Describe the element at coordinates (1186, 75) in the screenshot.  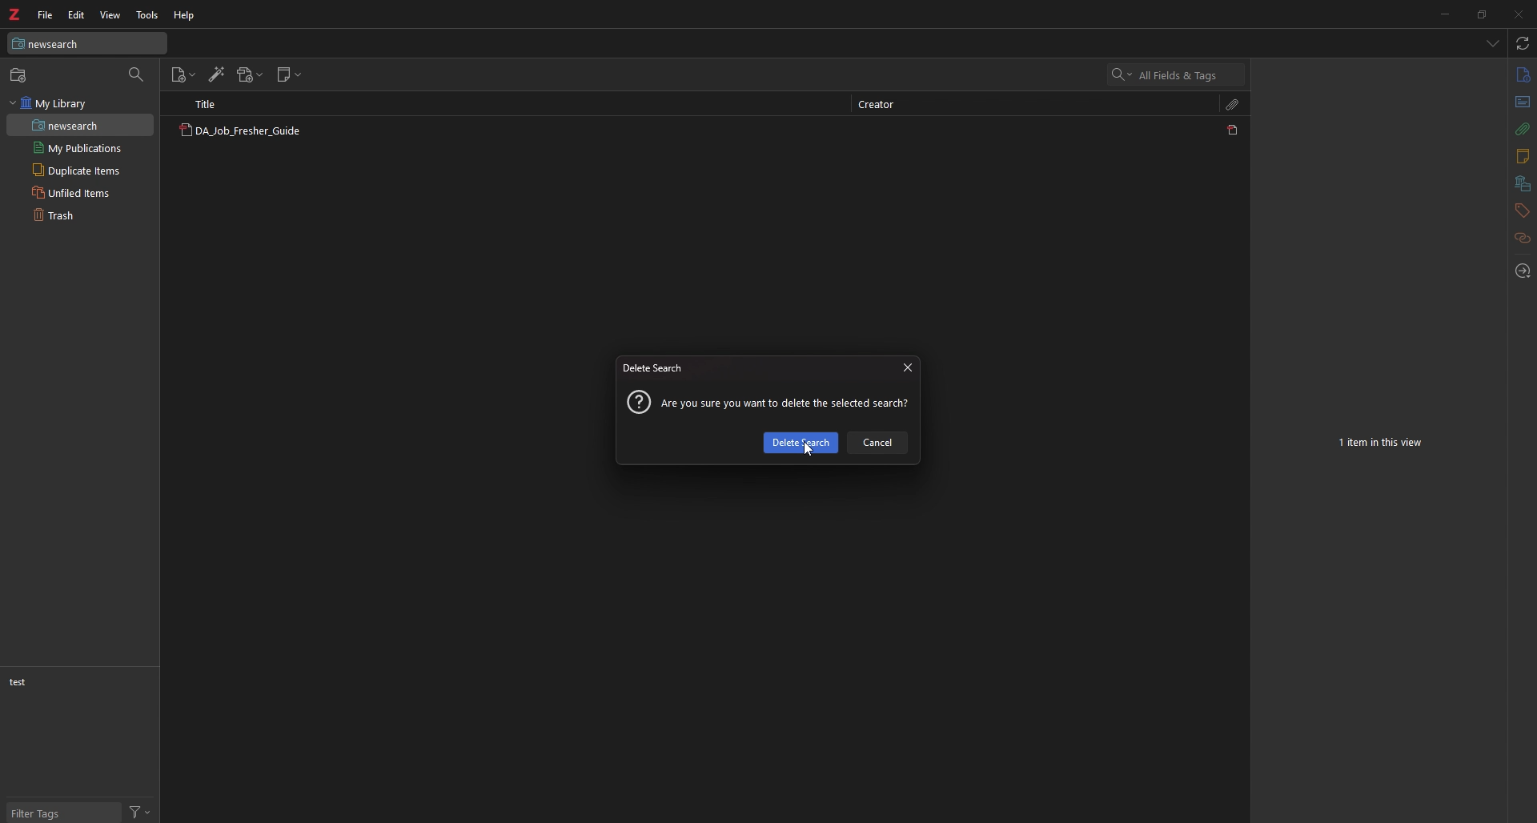
I see `search input` at that location.